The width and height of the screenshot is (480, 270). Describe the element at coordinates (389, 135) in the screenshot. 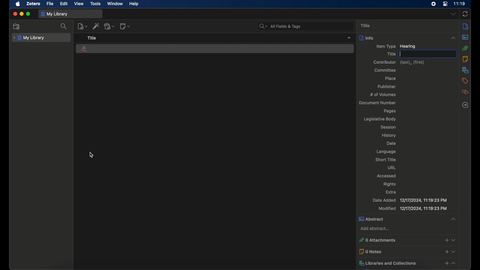

I see `history` at that location.